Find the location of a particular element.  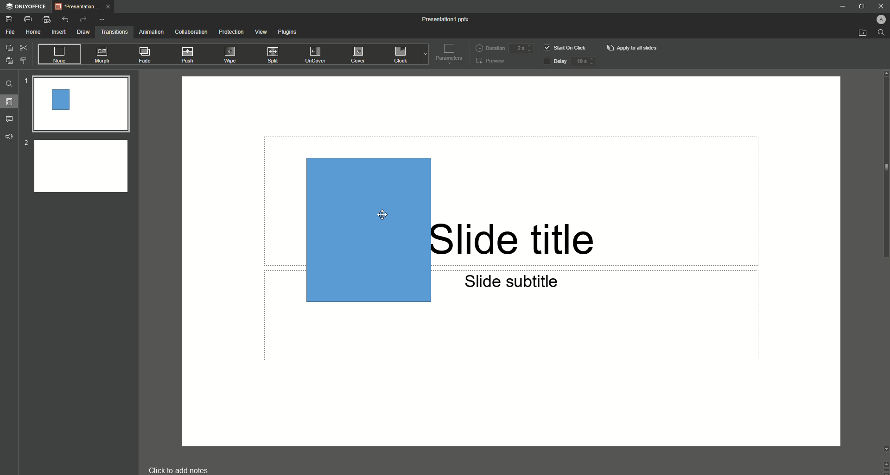

File is located at coordinates (10, 32).